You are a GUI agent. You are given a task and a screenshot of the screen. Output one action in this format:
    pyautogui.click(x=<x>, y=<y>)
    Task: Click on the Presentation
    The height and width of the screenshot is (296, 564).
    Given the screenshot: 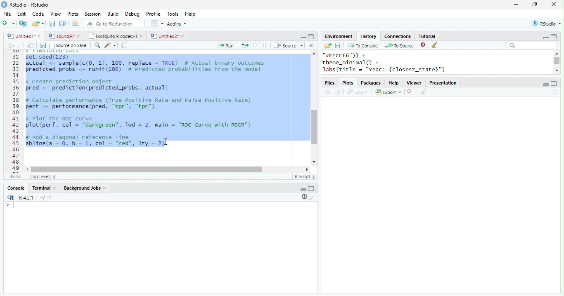 What is the action you would take?
    pyautogui.click(x=443, y=83)
    